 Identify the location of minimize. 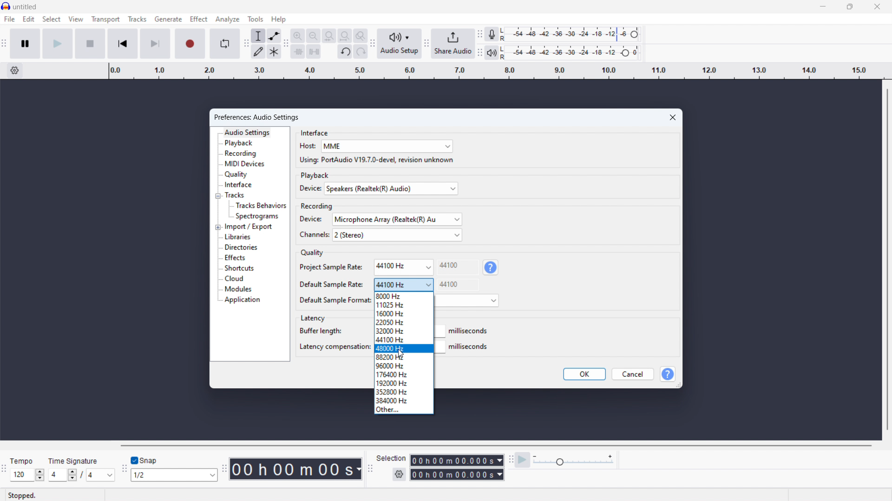
(823, 7).